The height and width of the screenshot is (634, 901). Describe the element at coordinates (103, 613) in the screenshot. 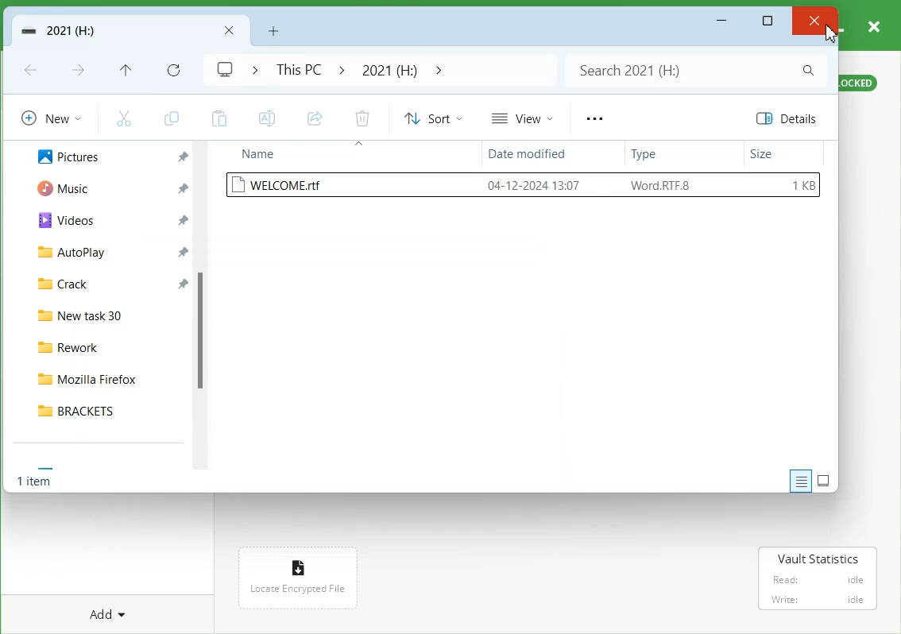

I see `Add` at that location.